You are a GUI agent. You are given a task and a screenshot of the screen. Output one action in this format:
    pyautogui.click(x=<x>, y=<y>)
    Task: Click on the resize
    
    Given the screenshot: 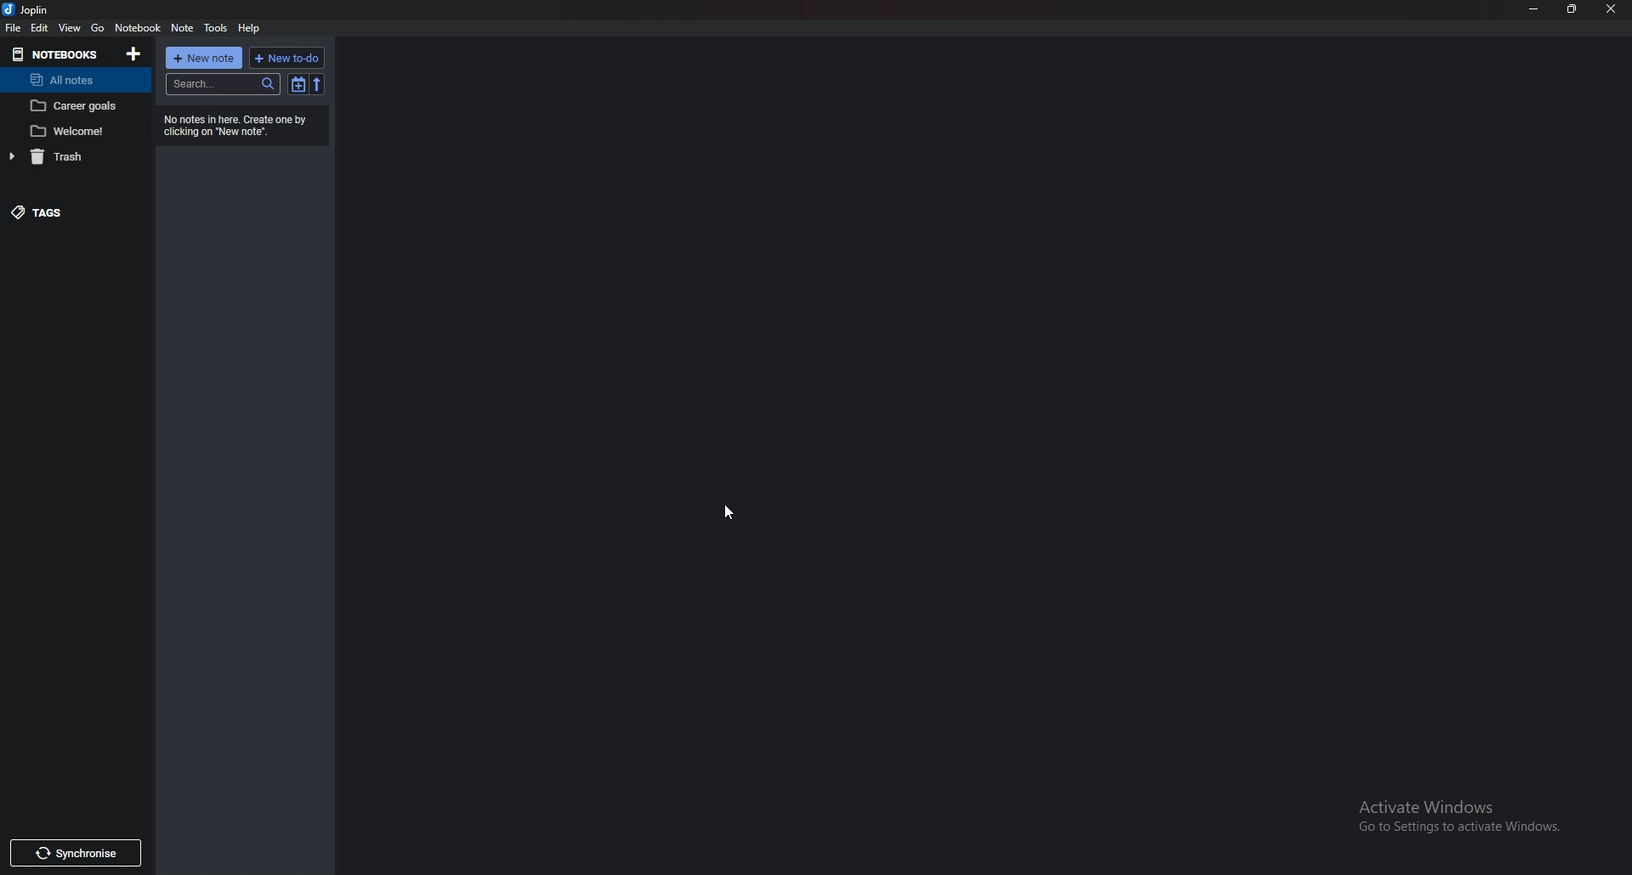 What is the action you would take?
    pyautogui.click(x=1570, y=9)
    